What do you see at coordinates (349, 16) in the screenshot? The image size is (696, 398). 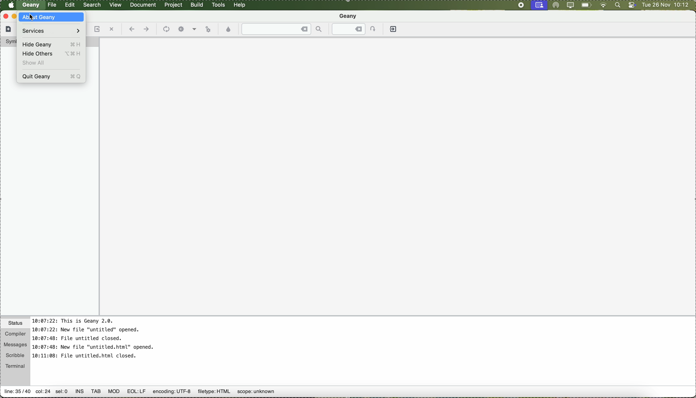 I see `Geany` at bounding box center [349, 16].